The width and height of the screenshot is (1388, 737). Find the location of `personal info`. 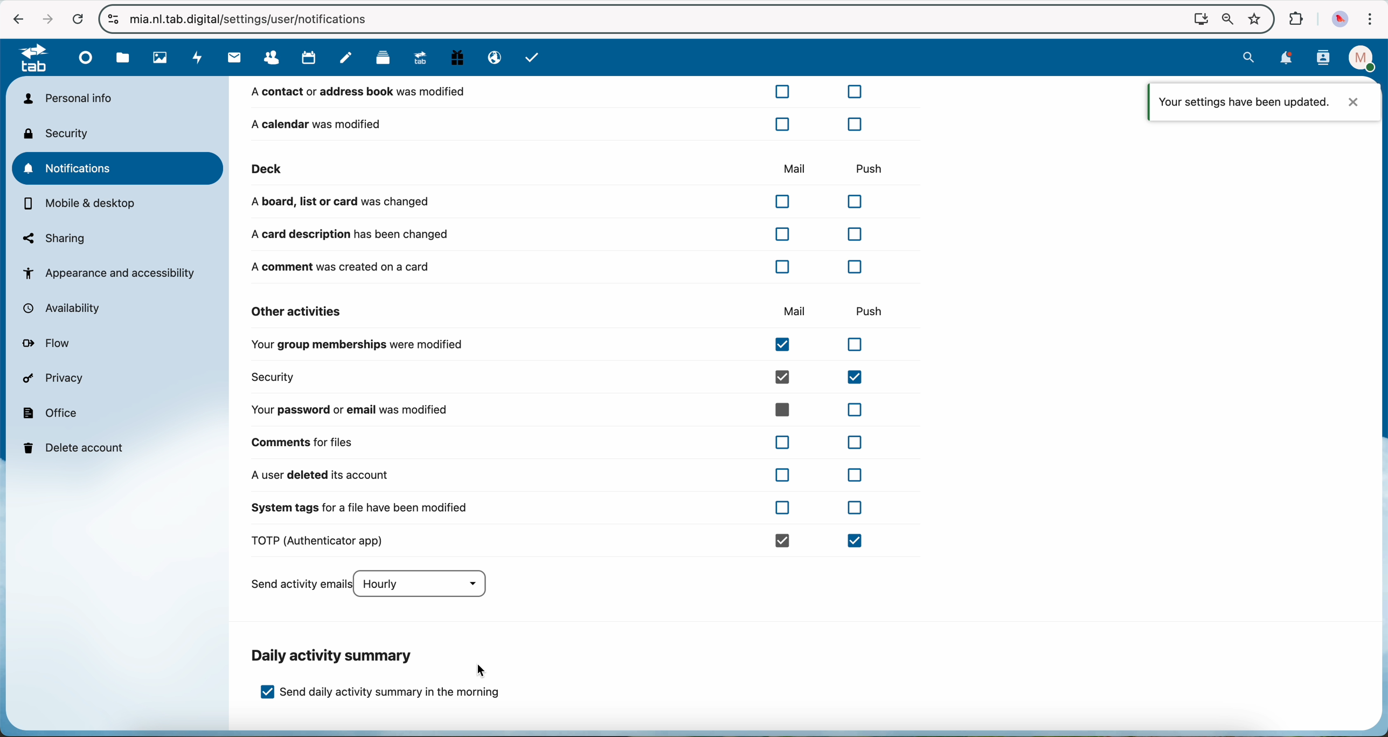

personal info is located at coordinates (67, 98).